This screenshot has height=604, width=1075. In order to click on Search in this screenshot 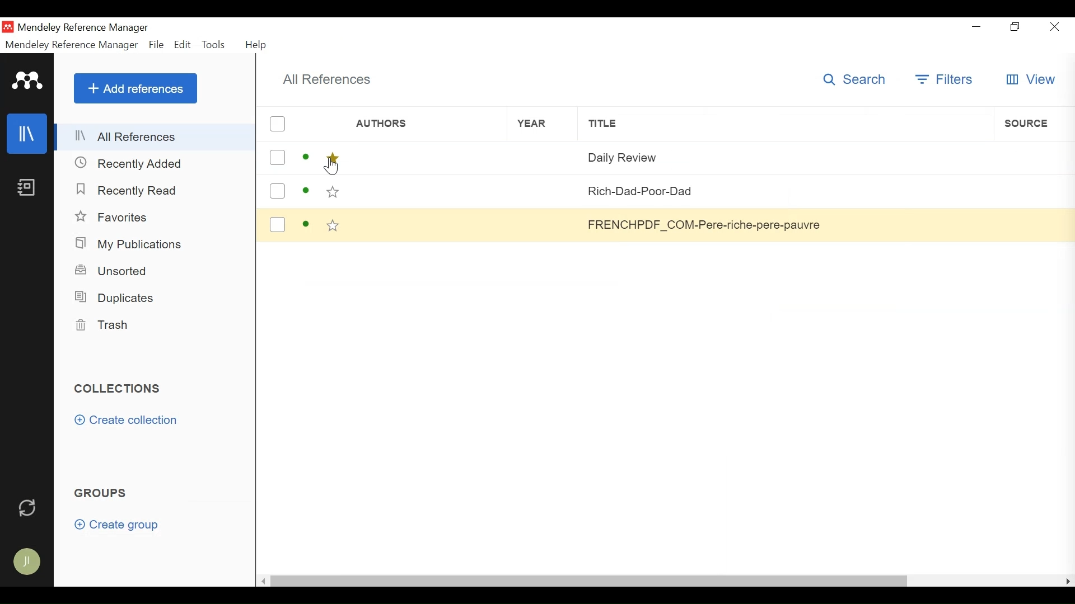, I will do `click(854, 80)`.